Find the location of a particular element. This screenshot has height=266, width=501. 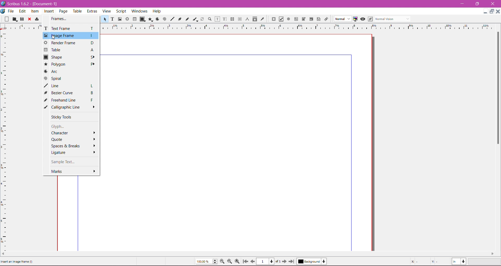

 is located at coordinates (71, 100).